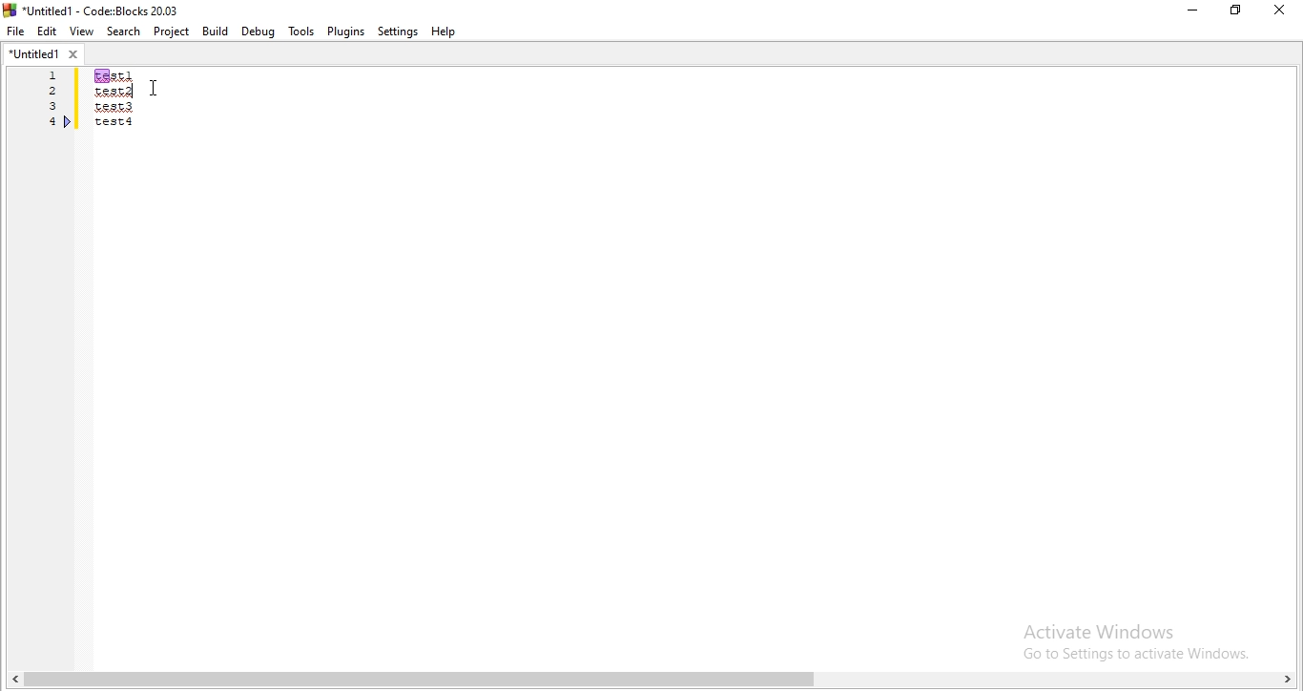 This screenshot has width=1303, height=691. What do you see at coordinates (1280, 10) in the screenshot?
I see `Close` at bounding box center [1280, 10].